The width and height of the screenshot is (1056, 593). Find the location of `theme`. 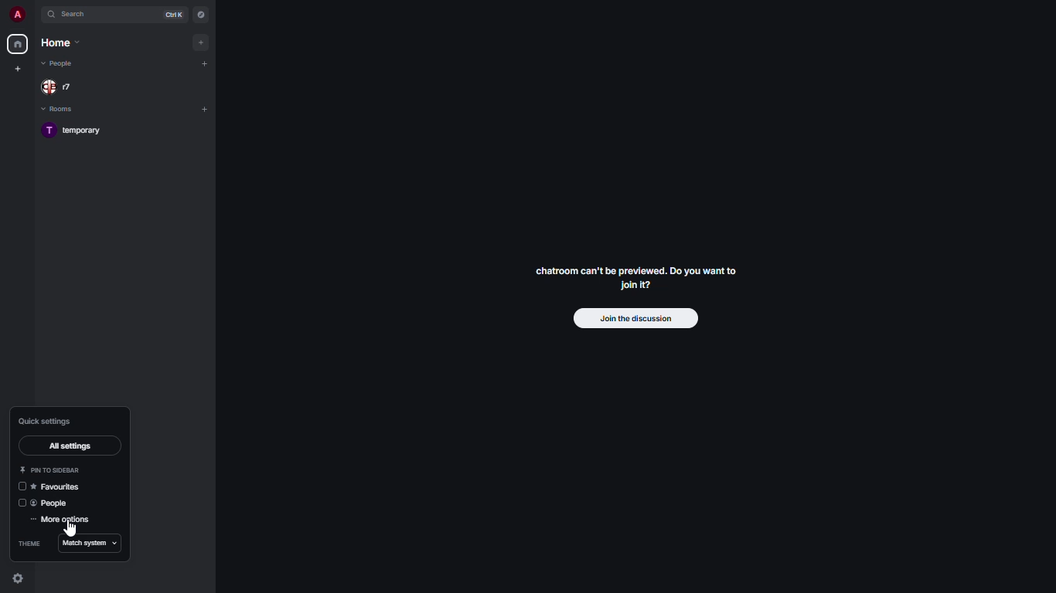

theme is located at coordinates (28, 542).